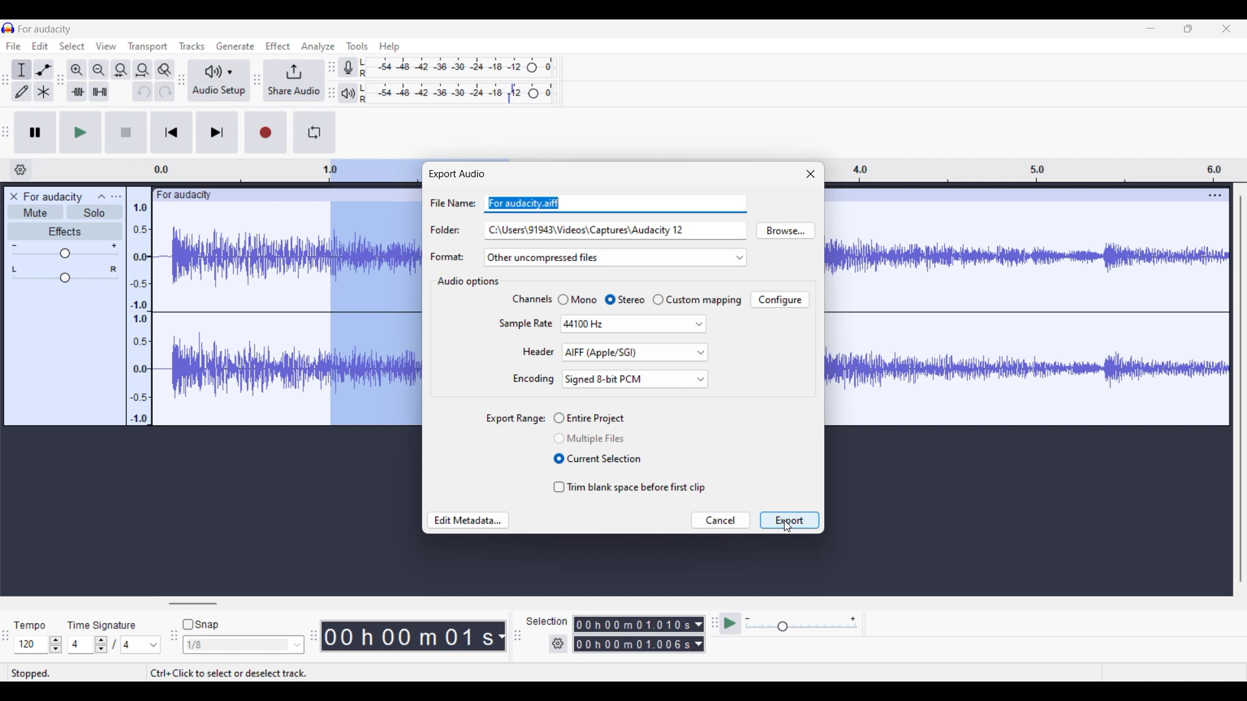 Image resolution: width=1247 pixels, height=701 pixels. I want to click on Export, highlighted by cursor, so click(790, 520).